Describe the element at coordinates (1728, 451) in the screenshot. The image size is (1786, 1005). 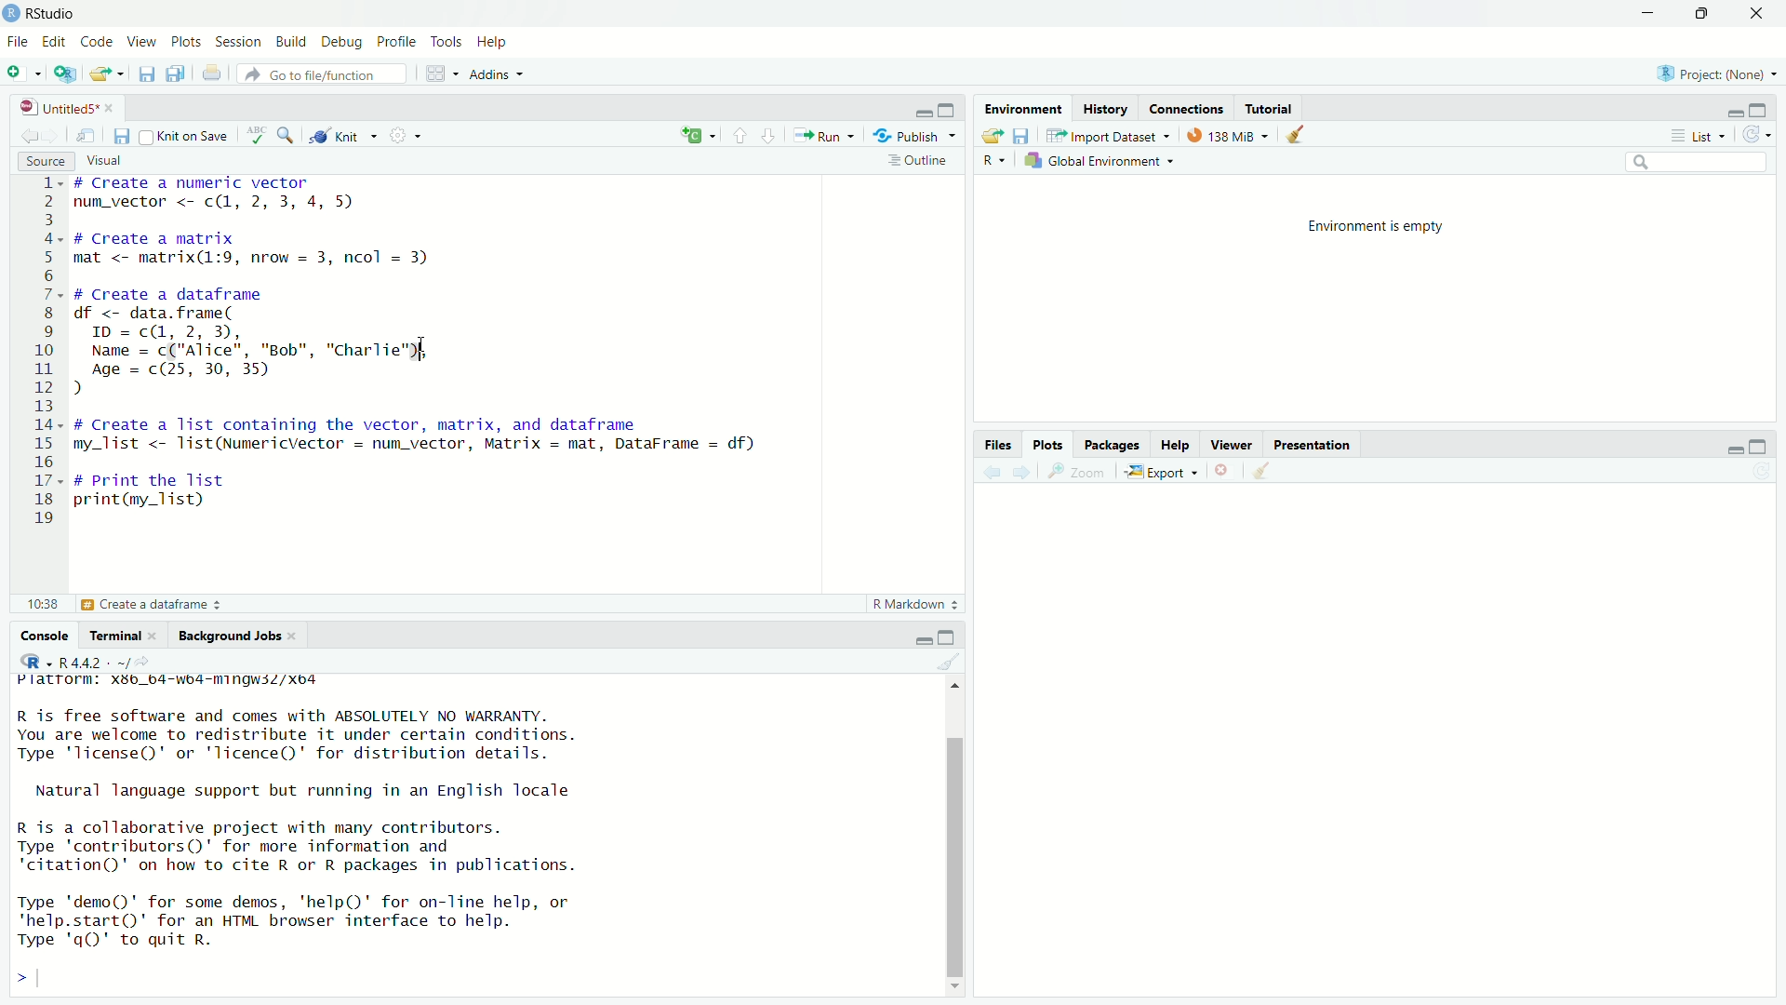
I see `minimise` at that location.